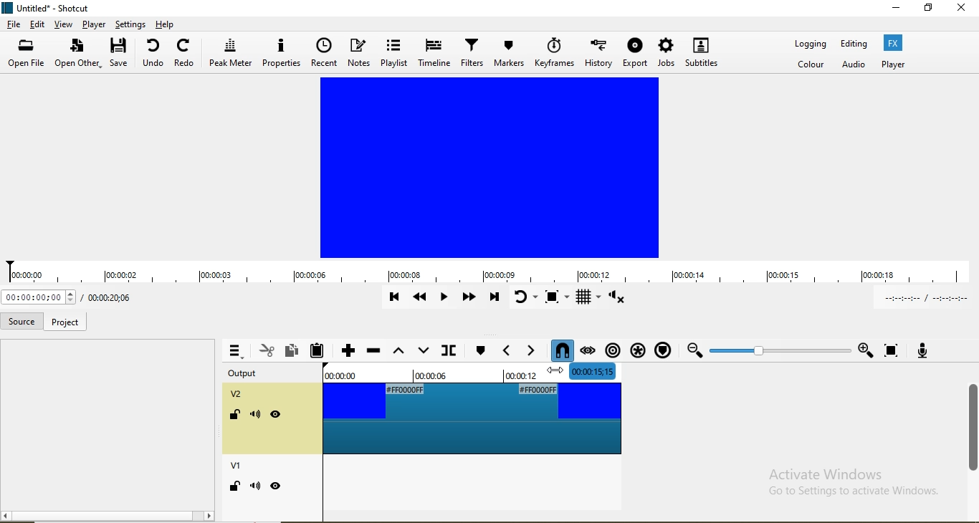 This screenshot has height=523, width=979. I want to click on playlist, so click(394, 52).